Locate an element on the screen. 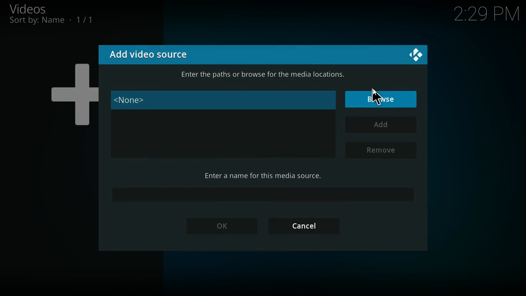 Image resolution: width=526 pixels, height=296 pixels. Cursor is located at coordinates (375, 96).